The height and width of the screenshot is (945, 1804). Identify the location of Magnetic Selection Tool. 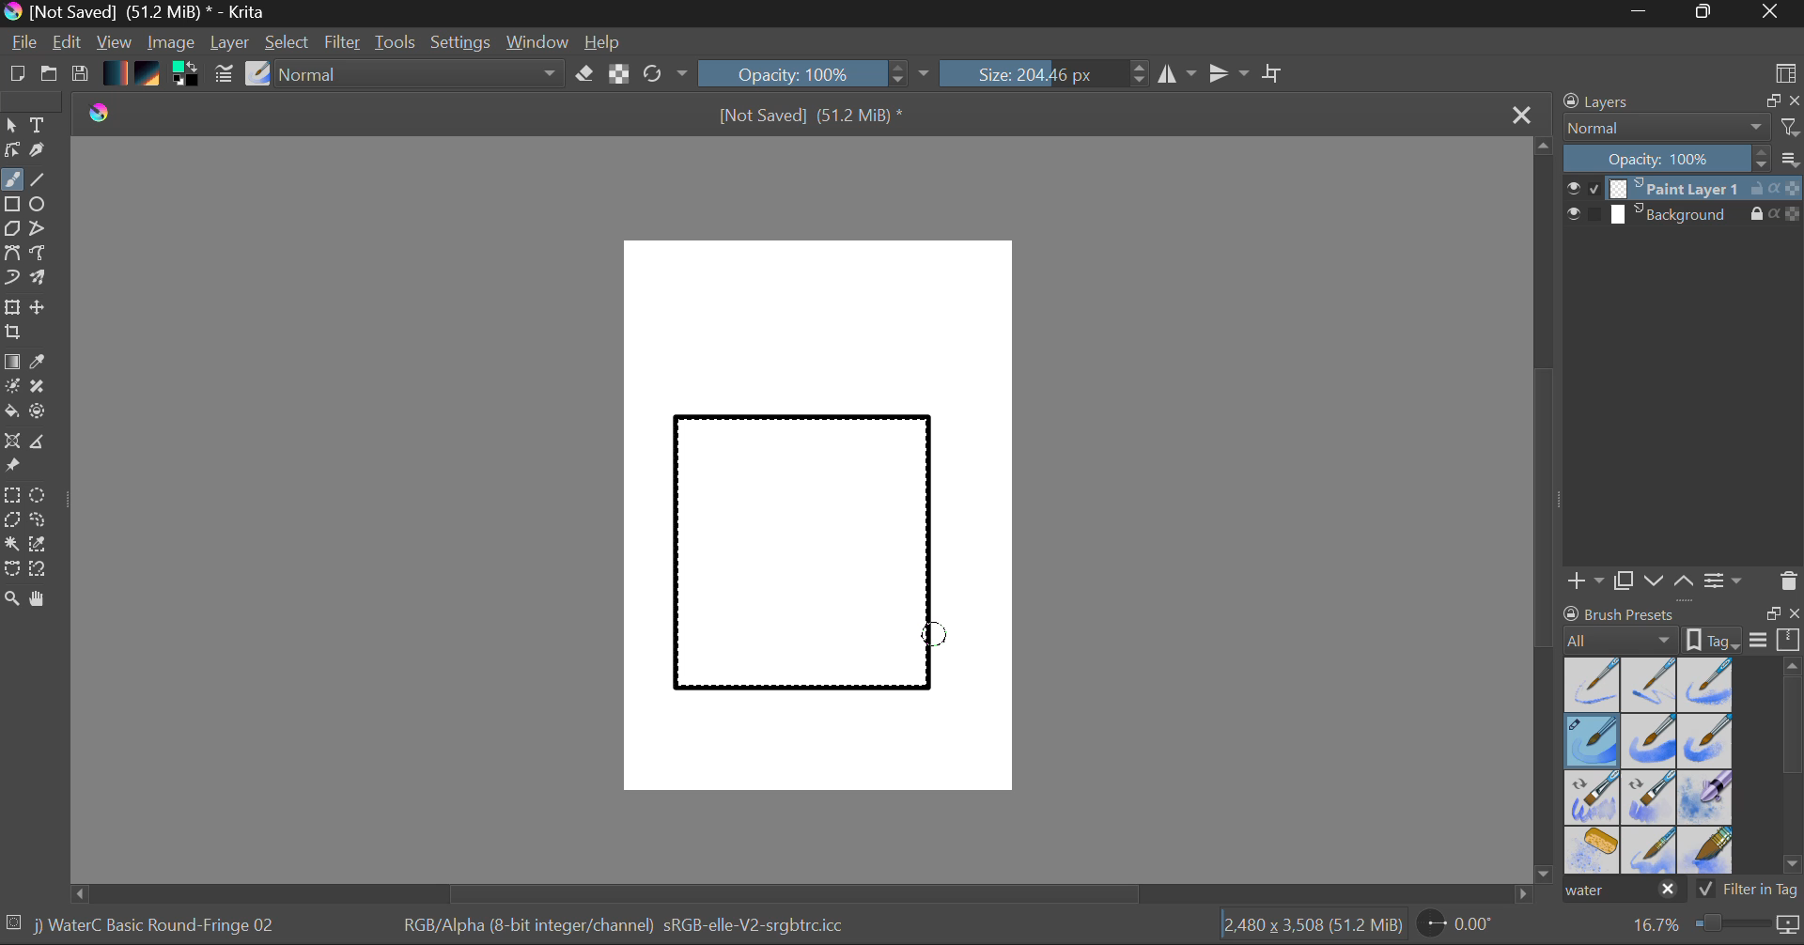
(39, 569).